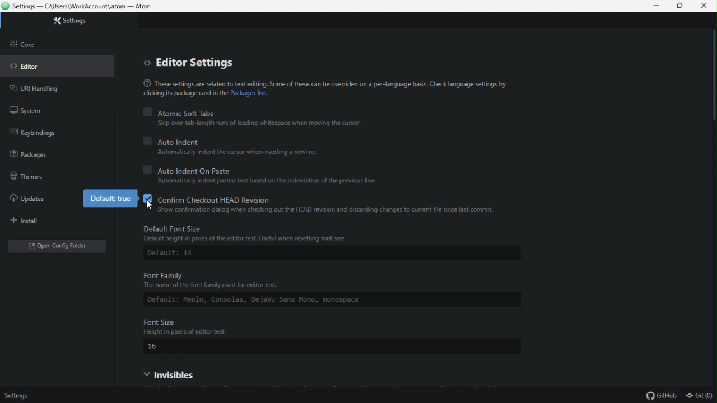  I want to click on Skip over tab-length runs of leading whitespace when moving the cursor., so click(256, 124).